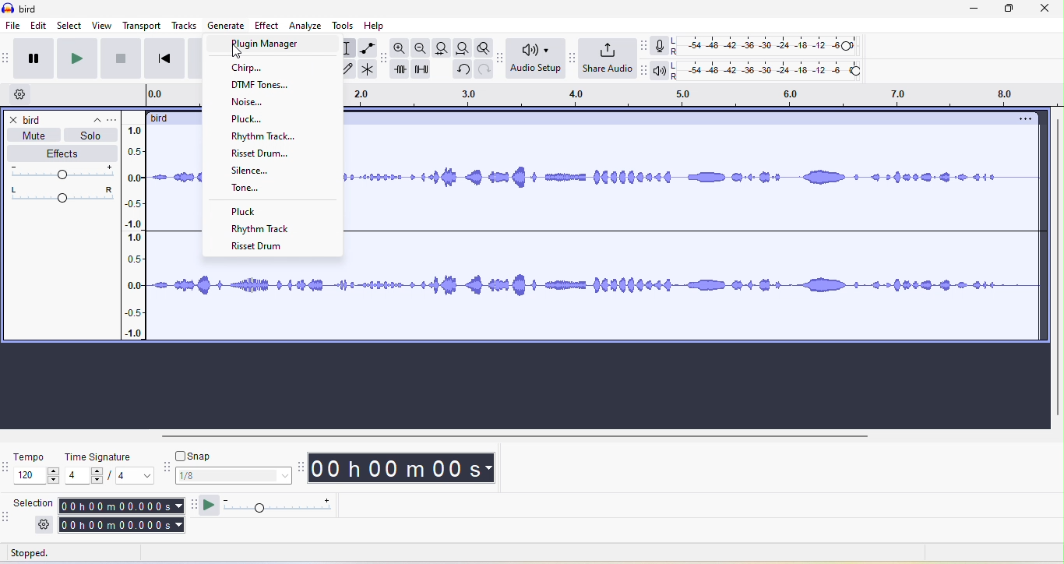 This screenshot has height=564, width=1064. What do you see at coordinates (42, 27) in the screenshot?
I see `edit` at bounding box center [42, 27].